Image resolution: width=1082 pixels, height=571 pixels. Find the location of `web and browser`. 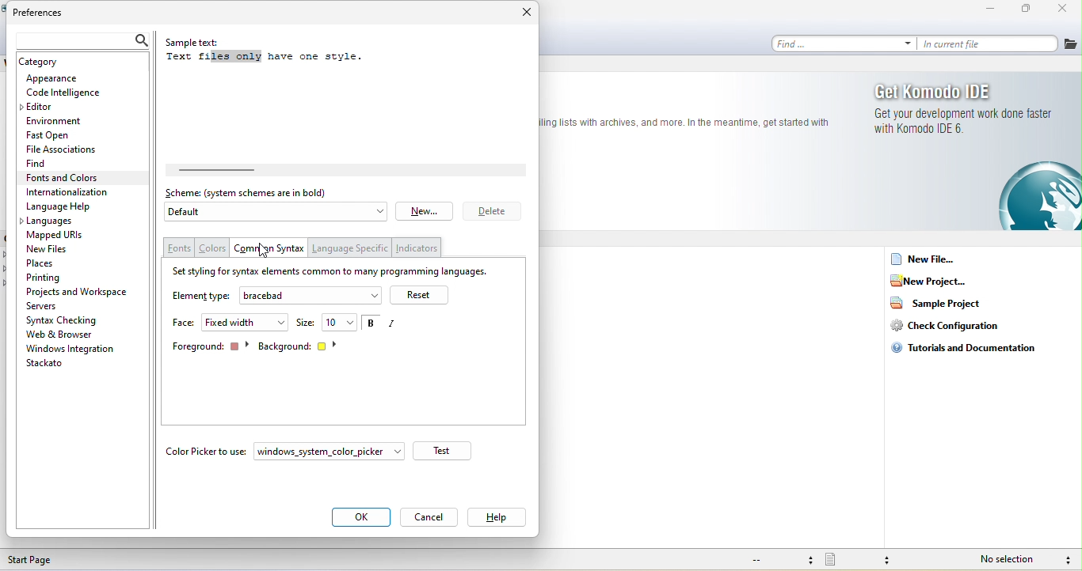

web and browser is located at coordinates (68, 335).